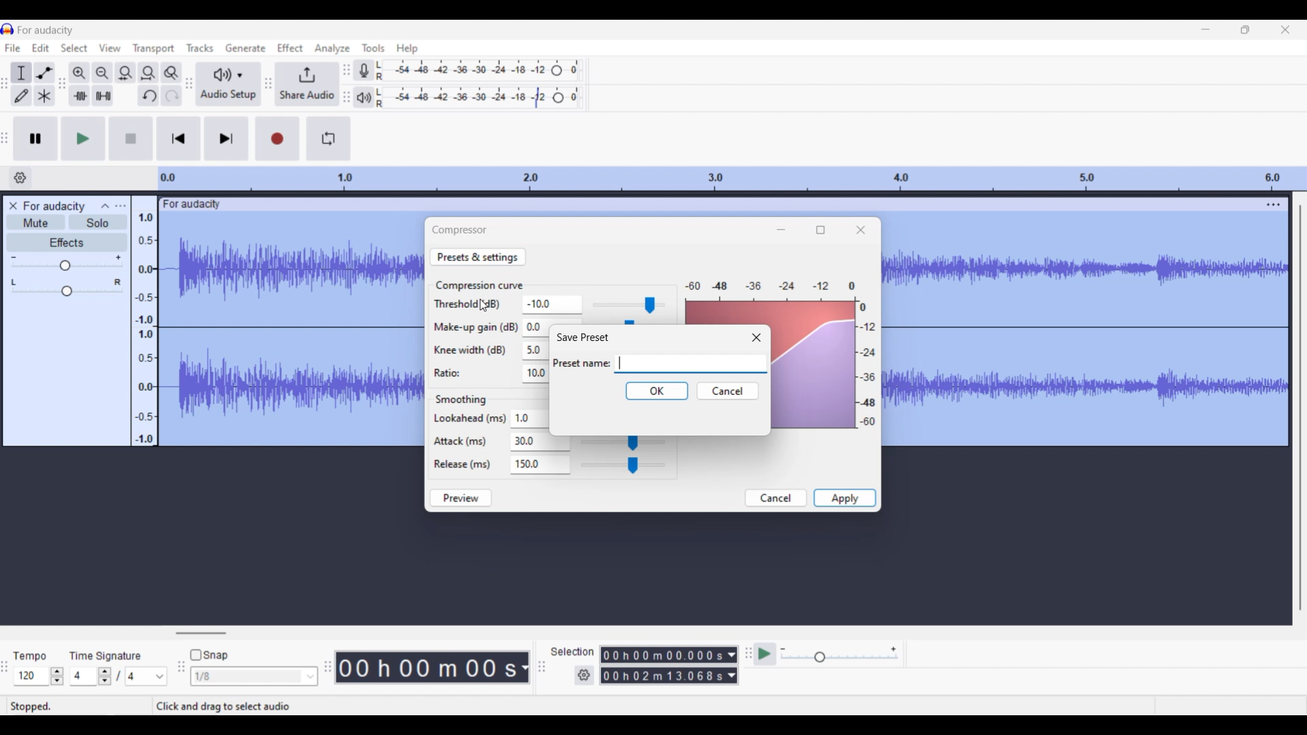 This screenshot has height=735, width=1307. What do you see at coordinates (120, 206) in the screenshot?
I see `Open menu` at bounding box center [120, 206].